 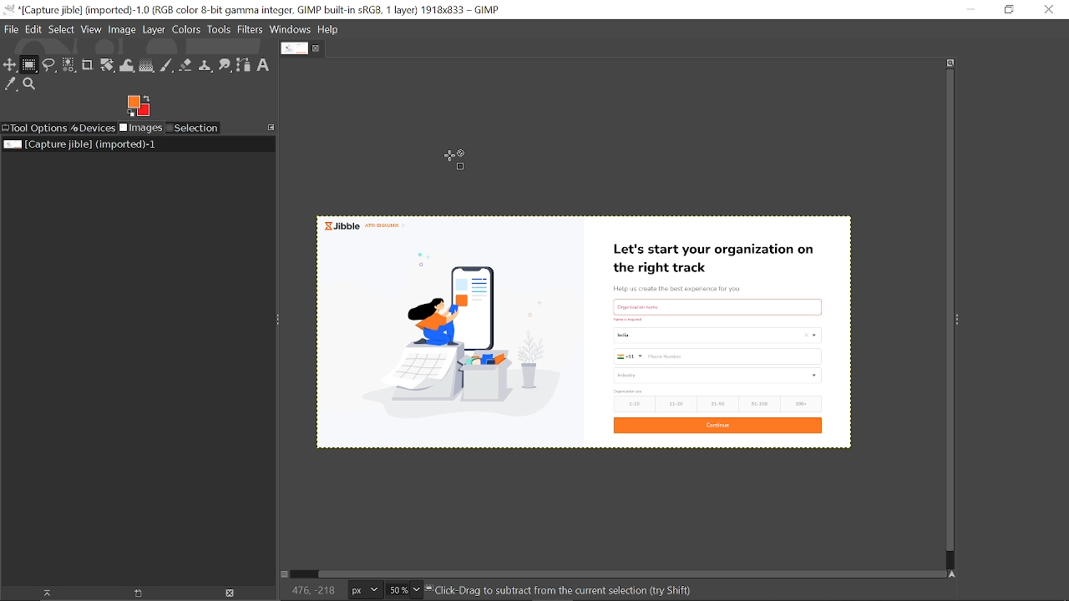 I want to click on Foreground tool, so click(x=138, y=106).